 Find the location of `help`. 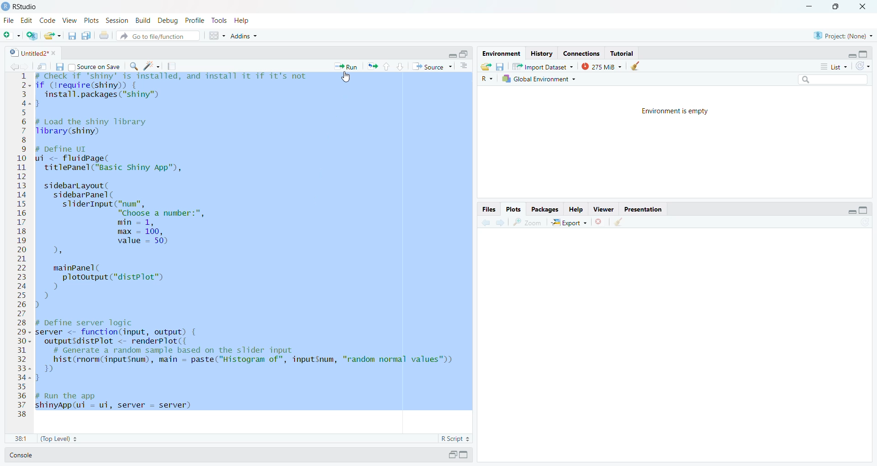

help is located at coordinates (241, 20).